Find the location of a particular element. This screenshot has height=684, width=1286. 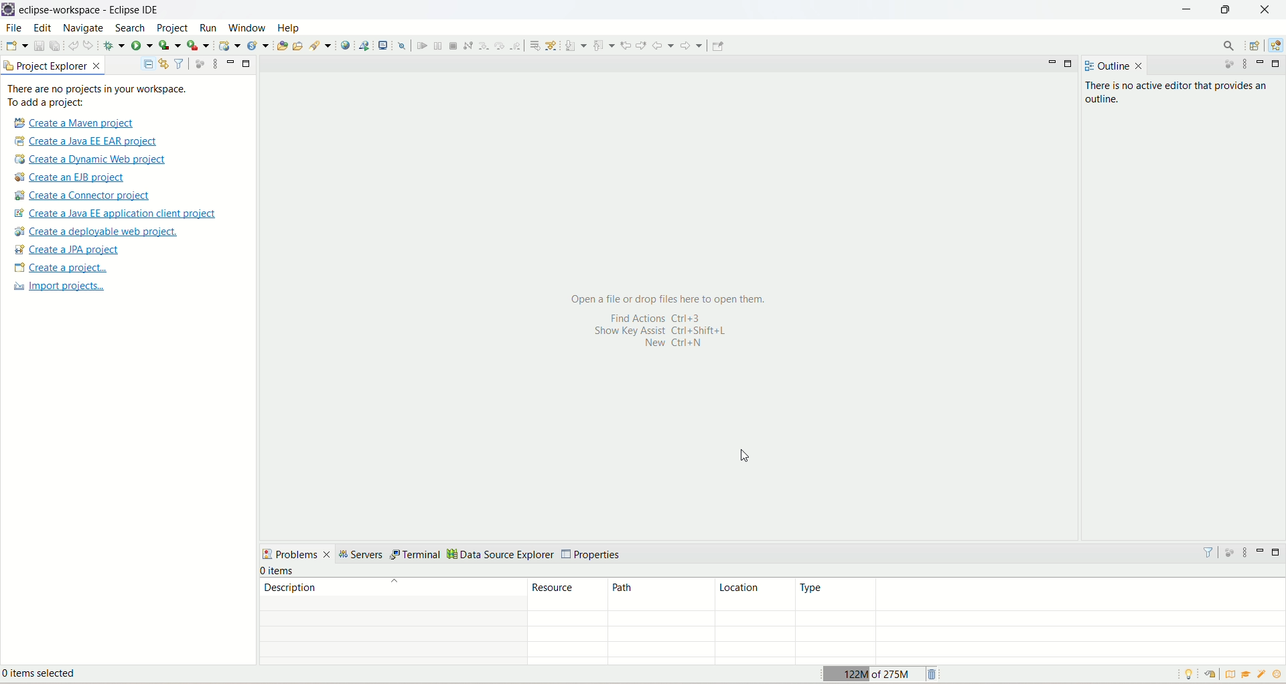

navigate is located at coordinates (86, 29).